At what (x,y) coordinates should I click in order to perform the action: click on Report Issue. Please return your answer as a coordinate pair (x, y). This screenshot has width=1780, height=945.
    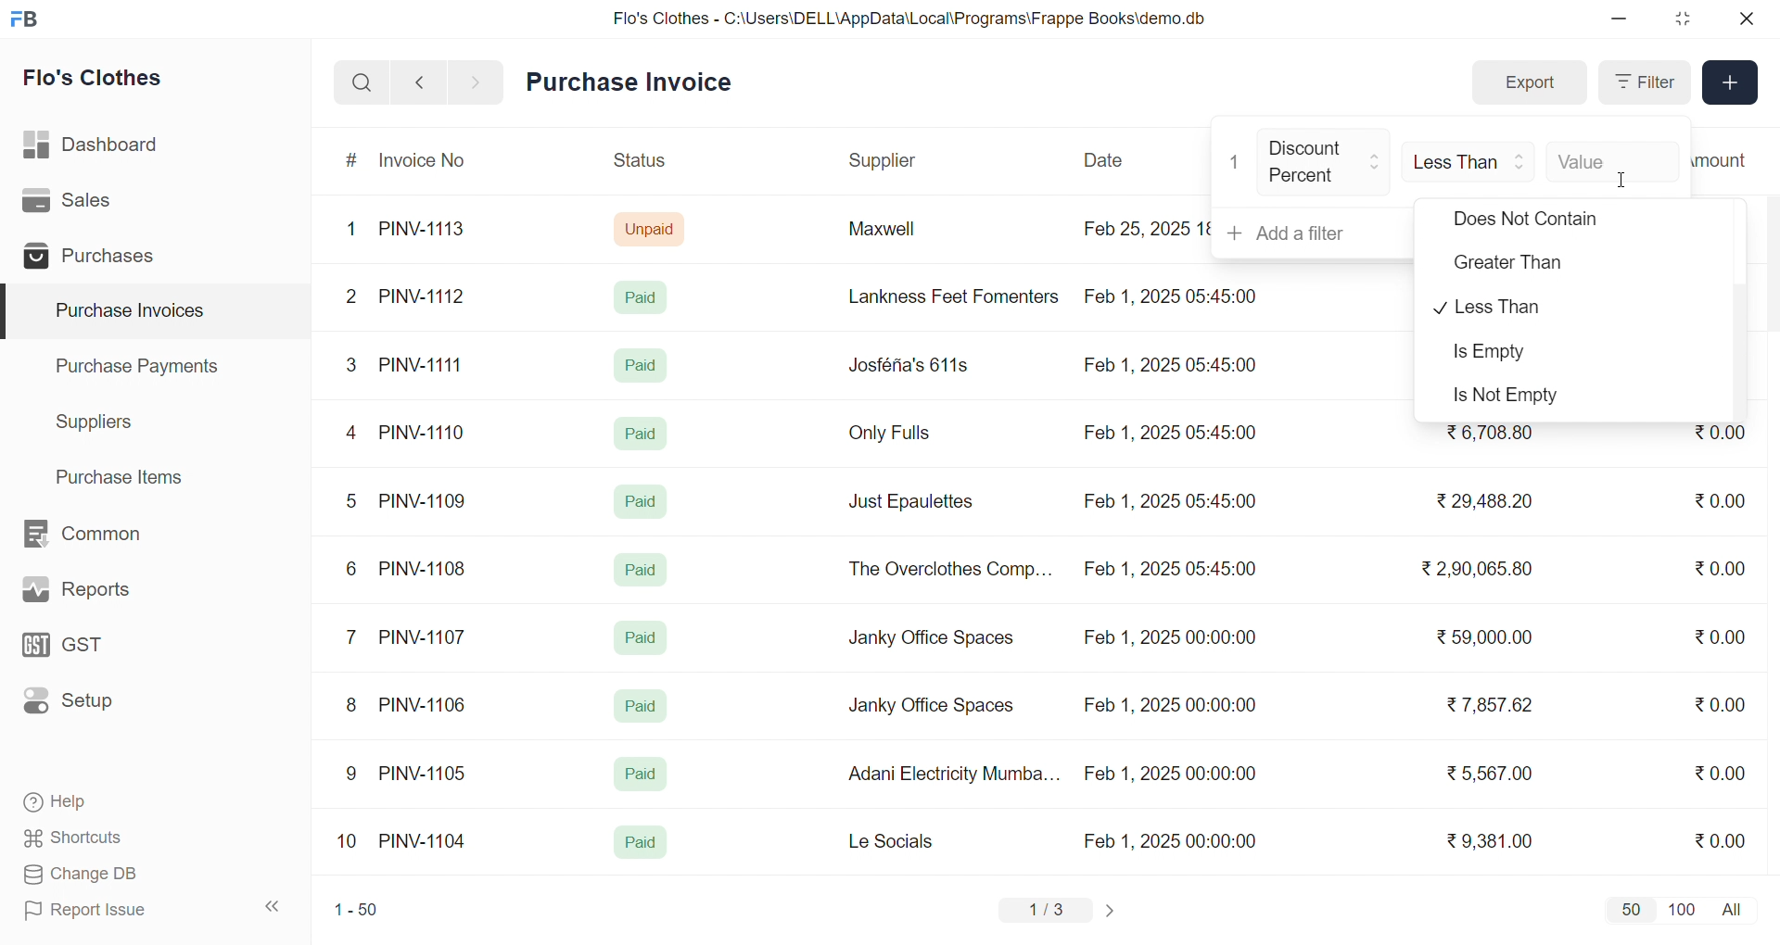
    Looking at the image, I should click on (115, 910).